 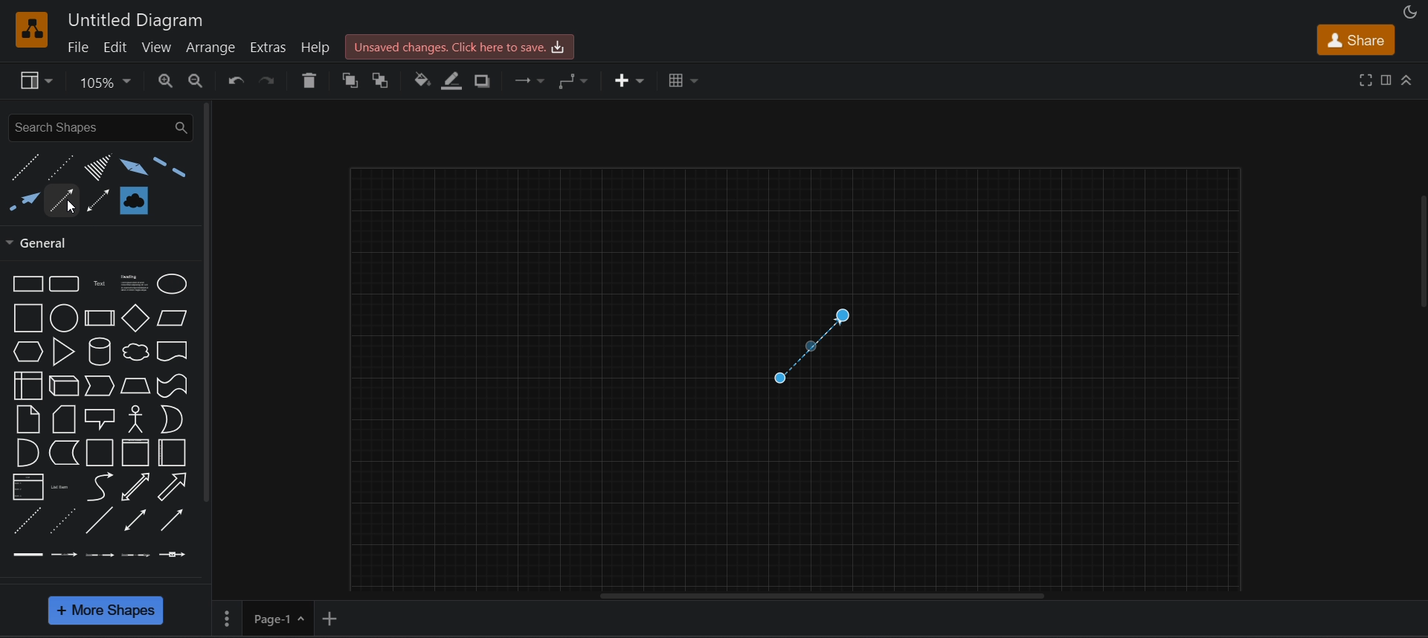 What do you see at coordinates (115, 46) in the screenshot?
I see `edit` at bounding box center [115, 46].